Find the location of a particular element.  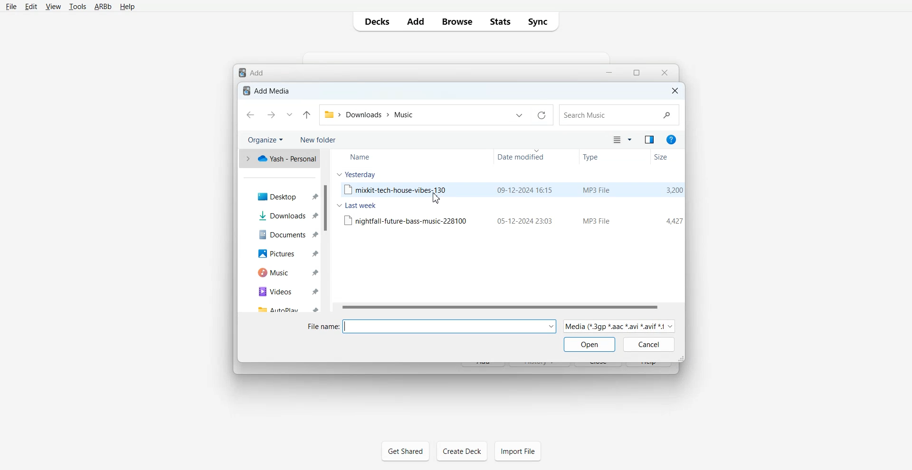

Sync is located at coordinates (540, 21).